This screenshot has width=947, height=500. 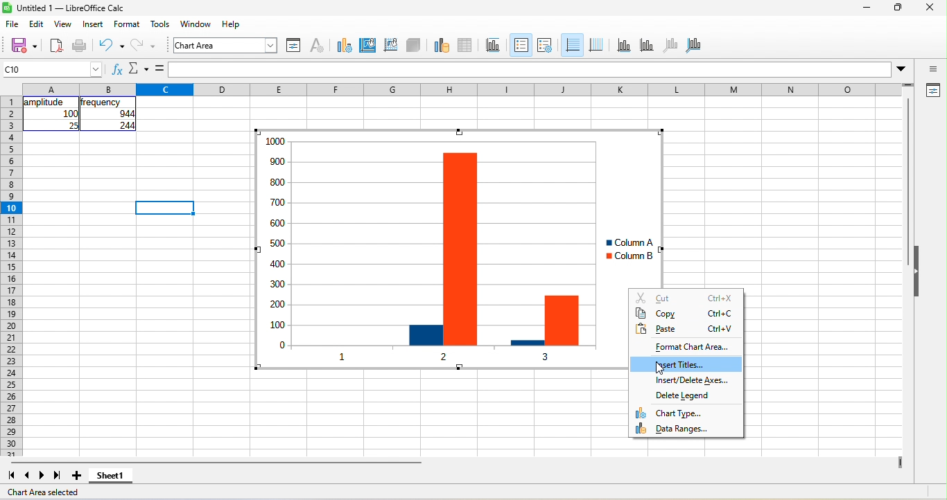 I want to click on frequency, so click(x=101, y=102).